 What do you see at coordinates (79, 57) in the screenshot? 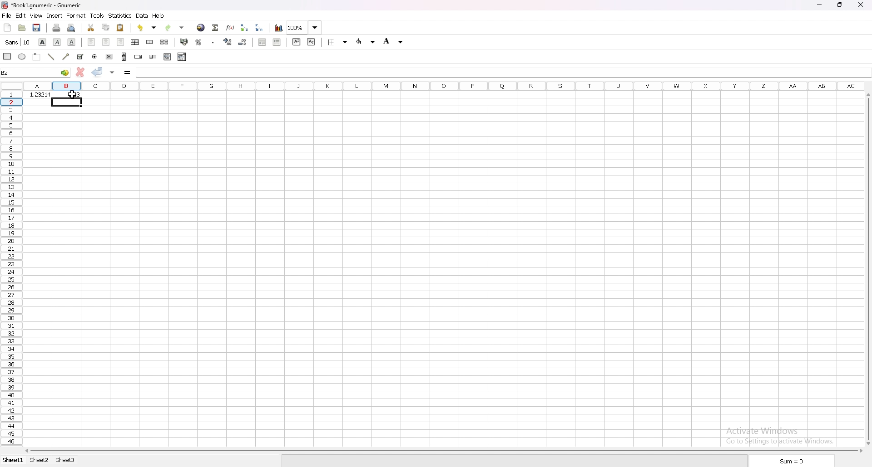
I see `tick box` at bounding box center [79, 57].